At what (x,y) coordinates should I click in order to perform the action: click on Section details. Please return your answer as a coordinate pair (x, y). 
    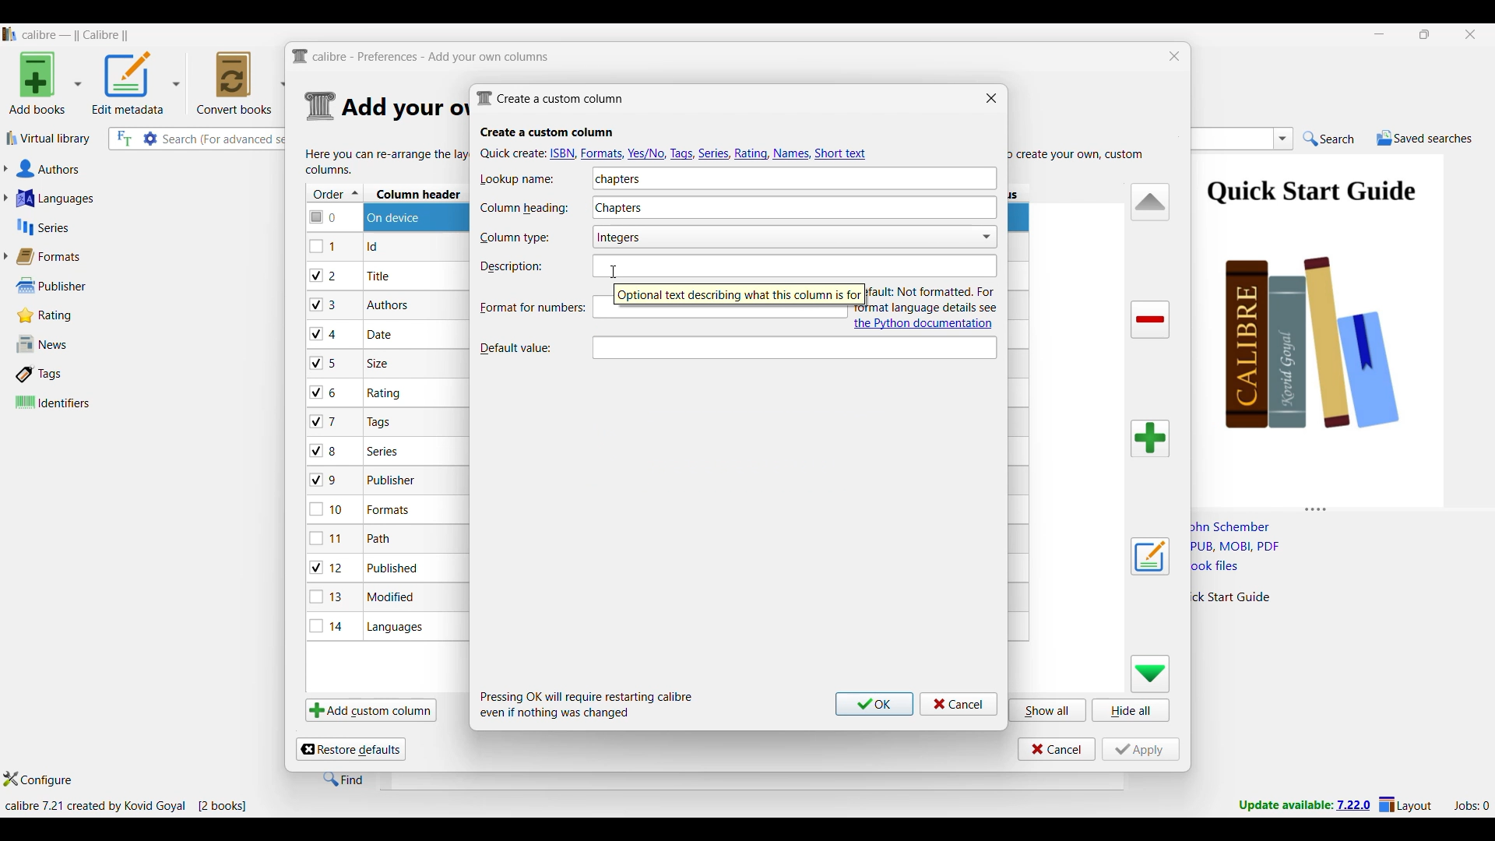
    Looking at the image, I should click on (403, 108).